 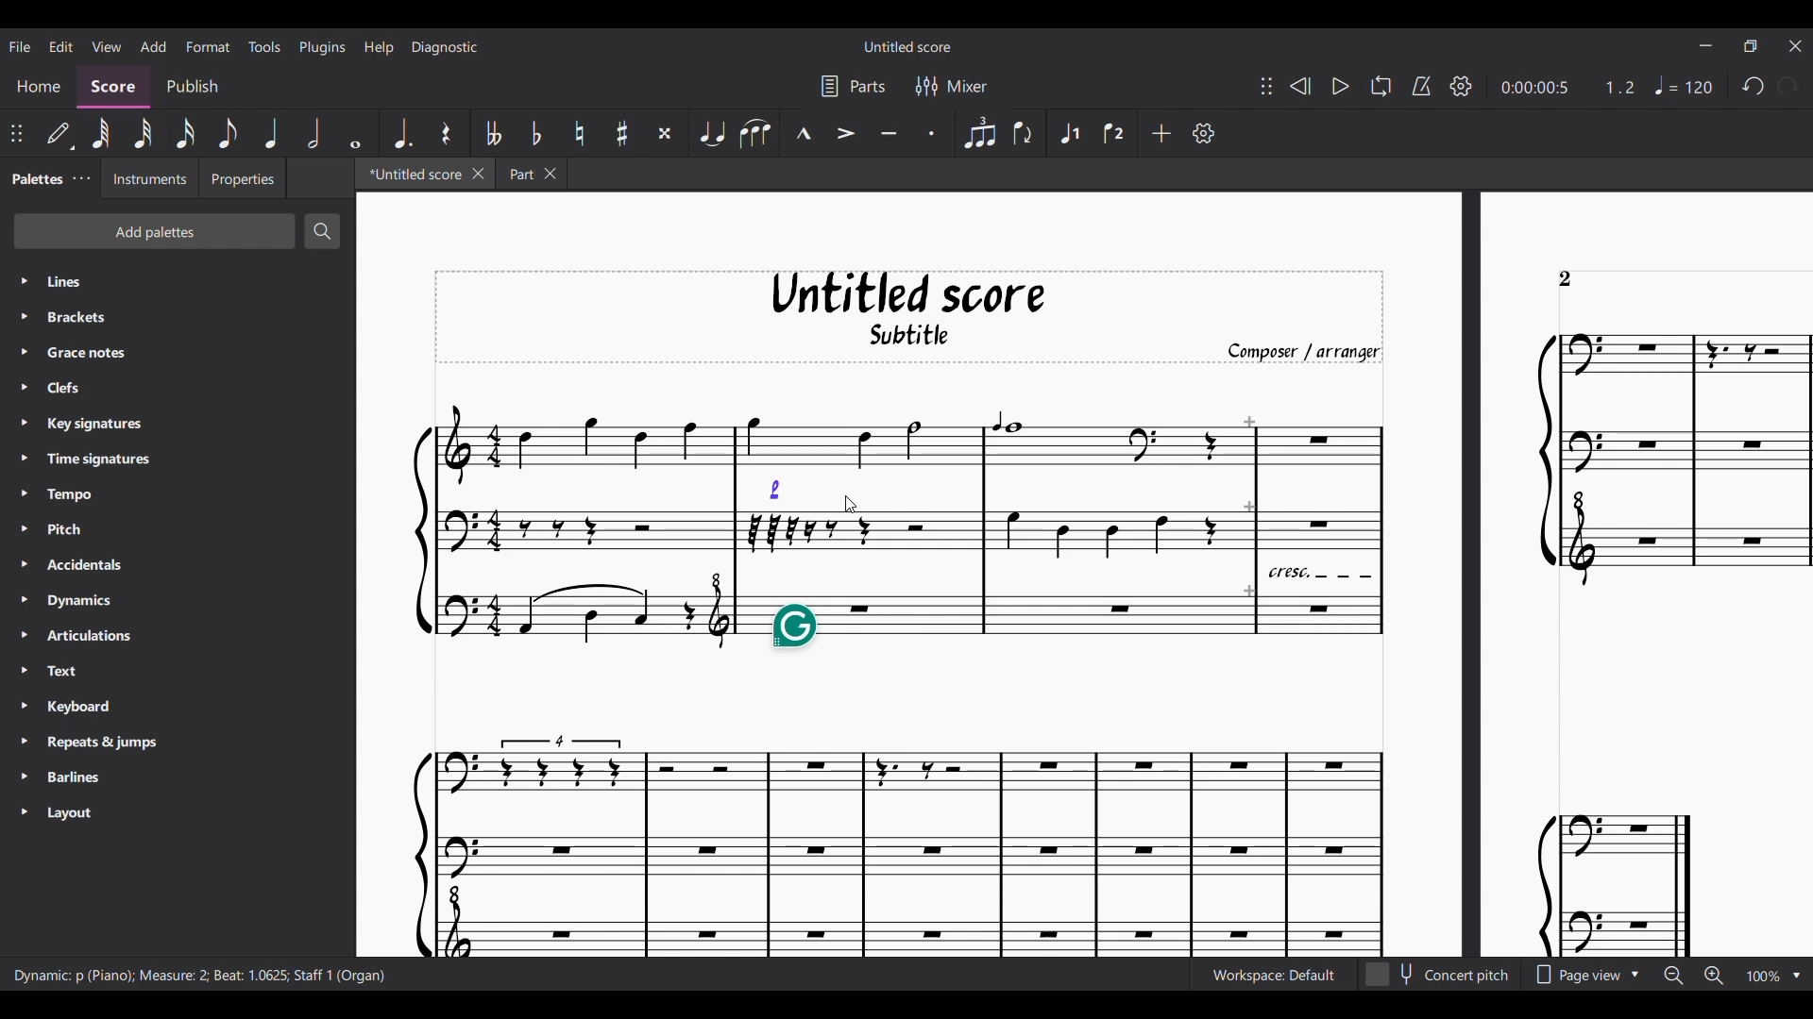 What do you see at coordinates (952, 85) in the screenshot?
I see `Mixer settings` at bounding box center [952, 85].